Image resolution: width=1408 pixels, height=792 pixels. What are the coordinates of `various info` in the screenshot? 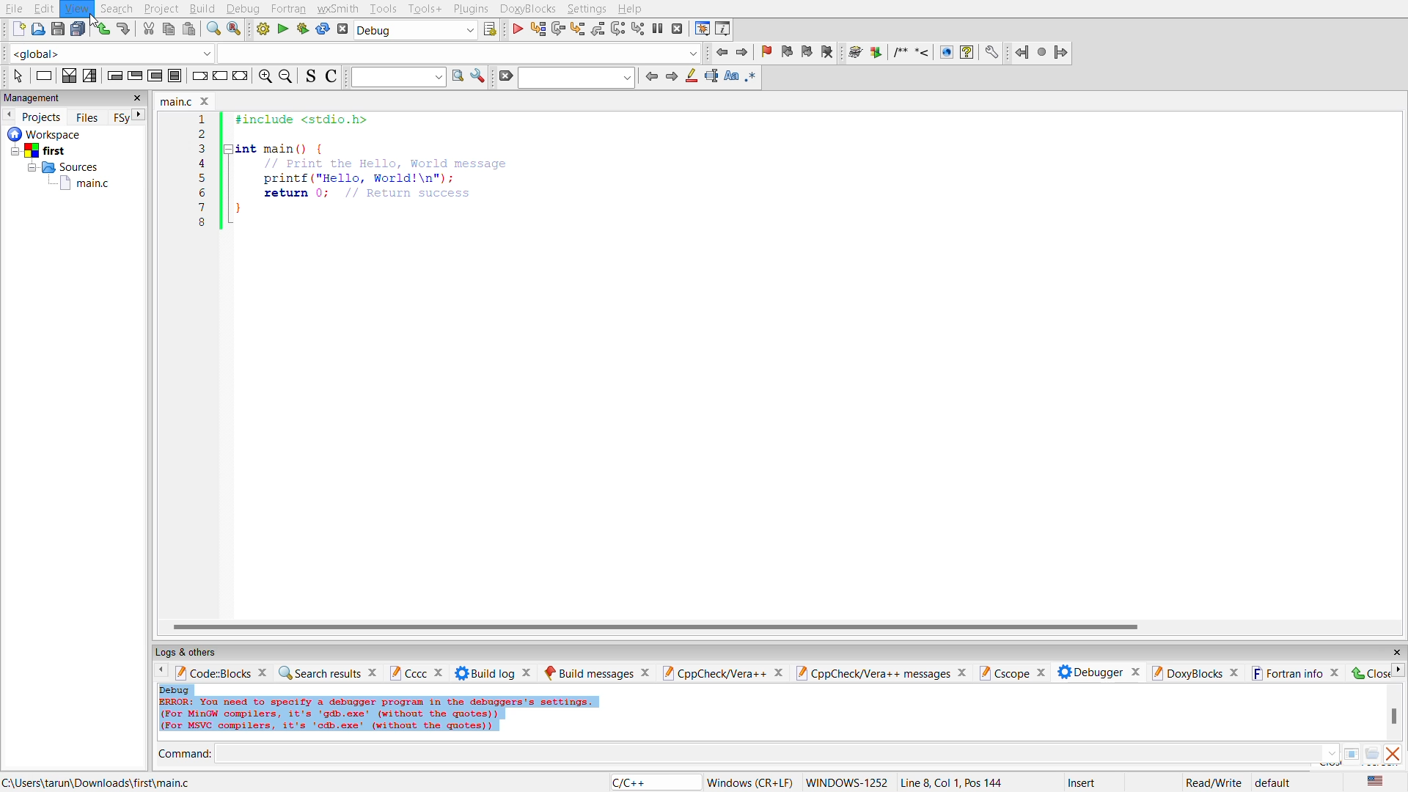 It's located at (725, 30).